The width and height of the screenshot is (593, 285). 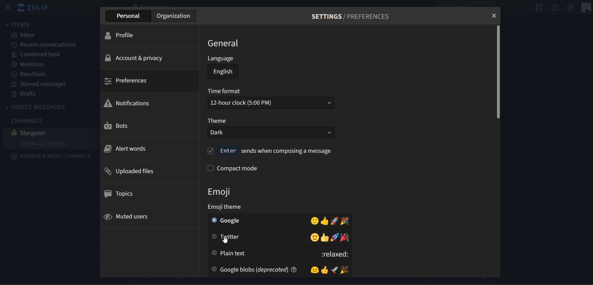 What do you see at coordinates (18, 24) in the screenshot?
I see `views` at bounding box center [18, 24].